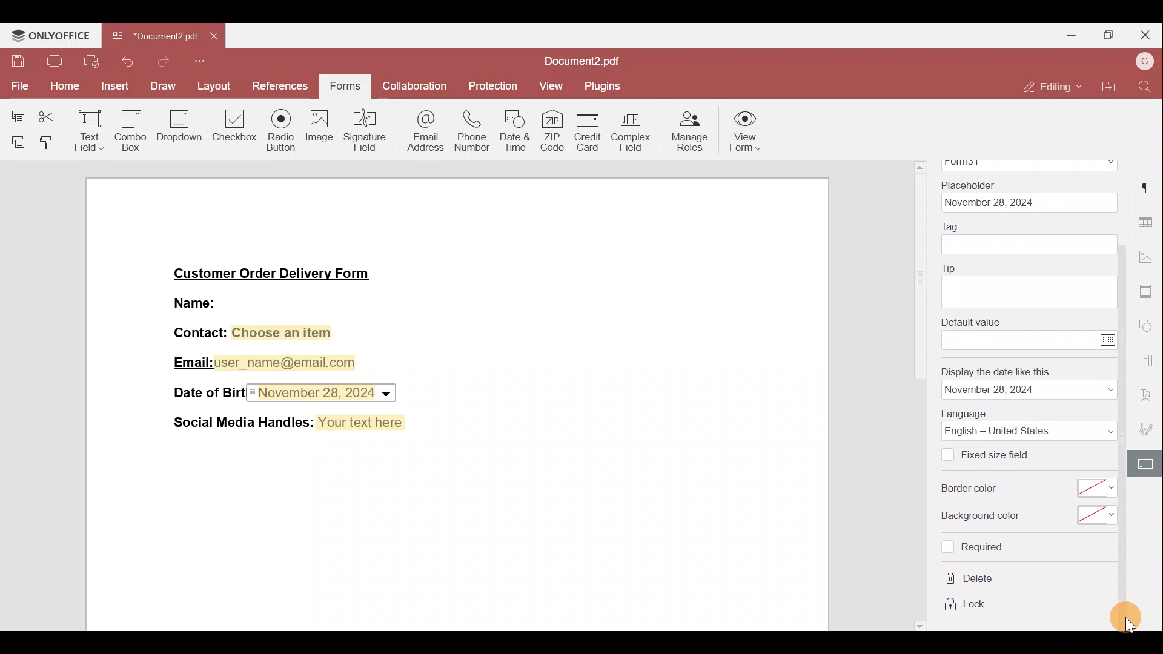 Image resolution: width=1163 pixels, height=654 pixels. Describe the element at coordinates (555, 84) in the screenshot. I see `View` at that location.